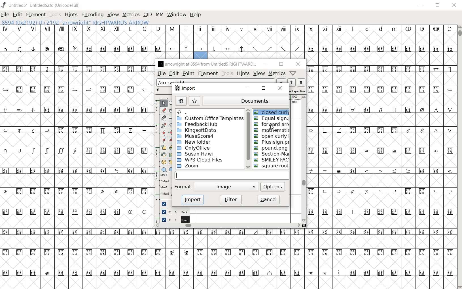 Image resolution: width=462 pixels, height=289 pixels. Describe the element at coordinates (229, 238) in the screenshot. I see `glyph characters` at that location.